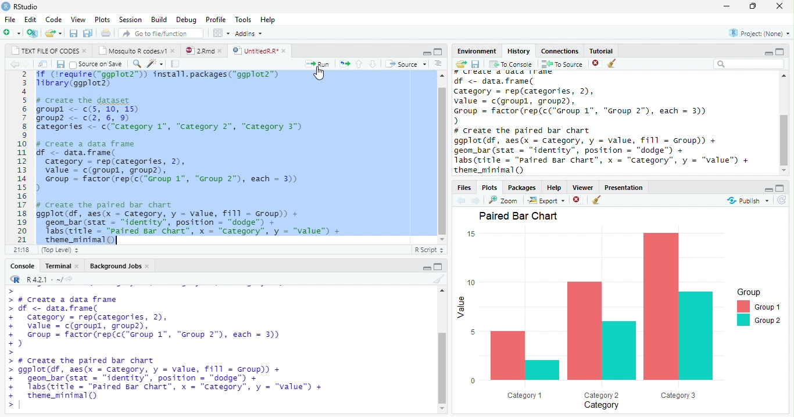  Describe the element at coordinates (784, 139) in the screenshot. I see `scroll bar` at that location.